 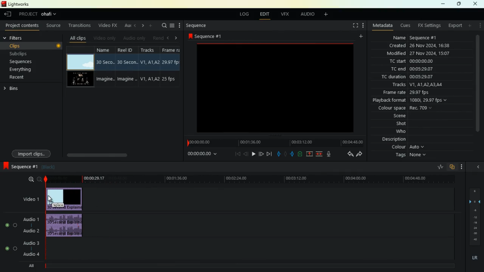 What do you see at coordinates (474, 258) in the screenshot?
I see `lr` at bounding box center [474, 258].